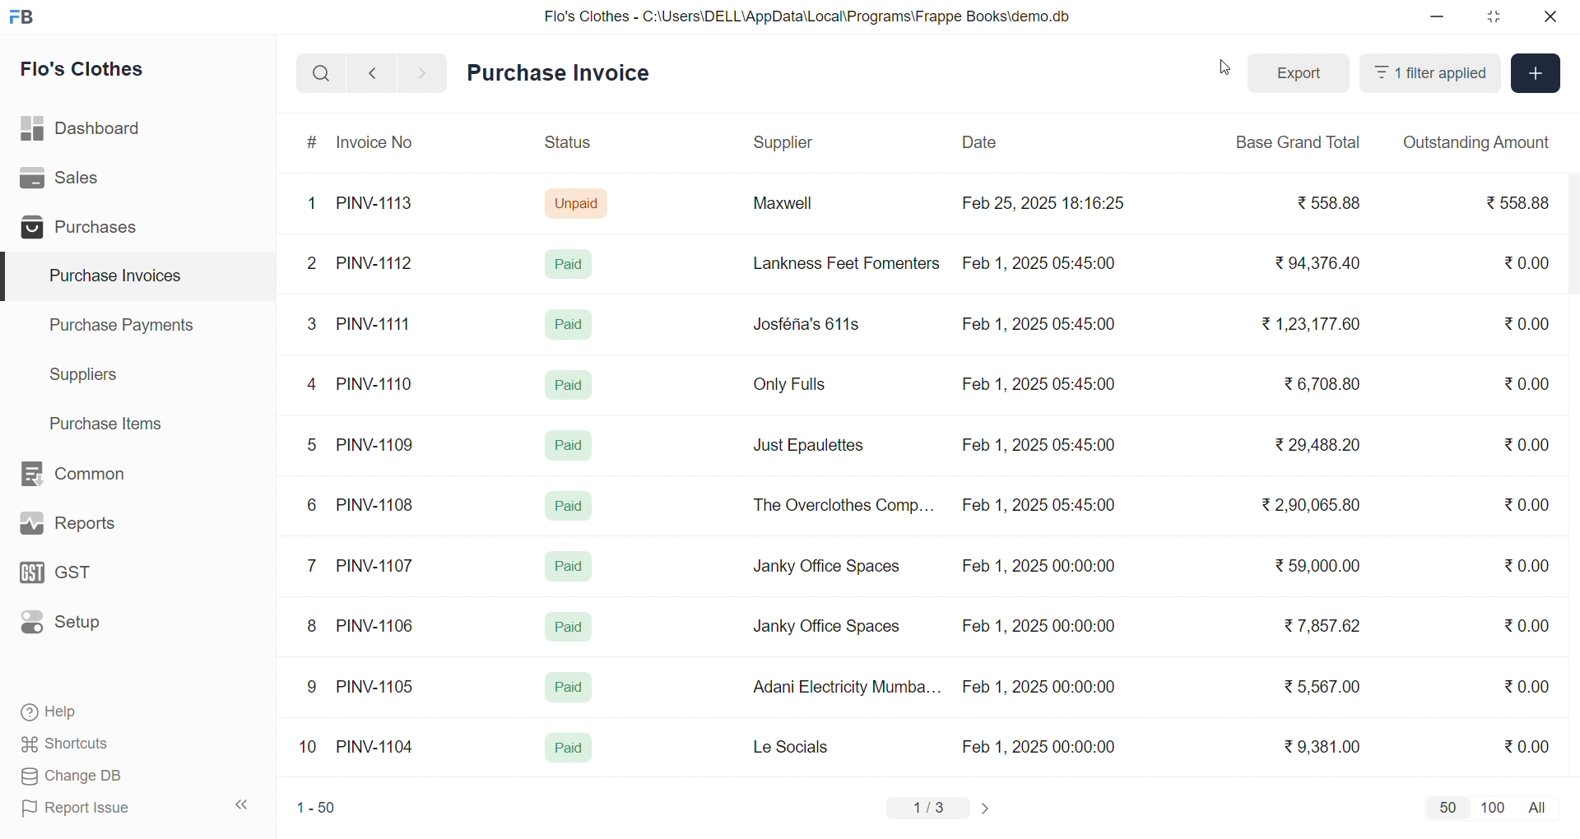 The image size is (1580, 839). What do you see at coordinates (566, 145) in the screenshot?
I see `Status` at bounding box center [566, 145].